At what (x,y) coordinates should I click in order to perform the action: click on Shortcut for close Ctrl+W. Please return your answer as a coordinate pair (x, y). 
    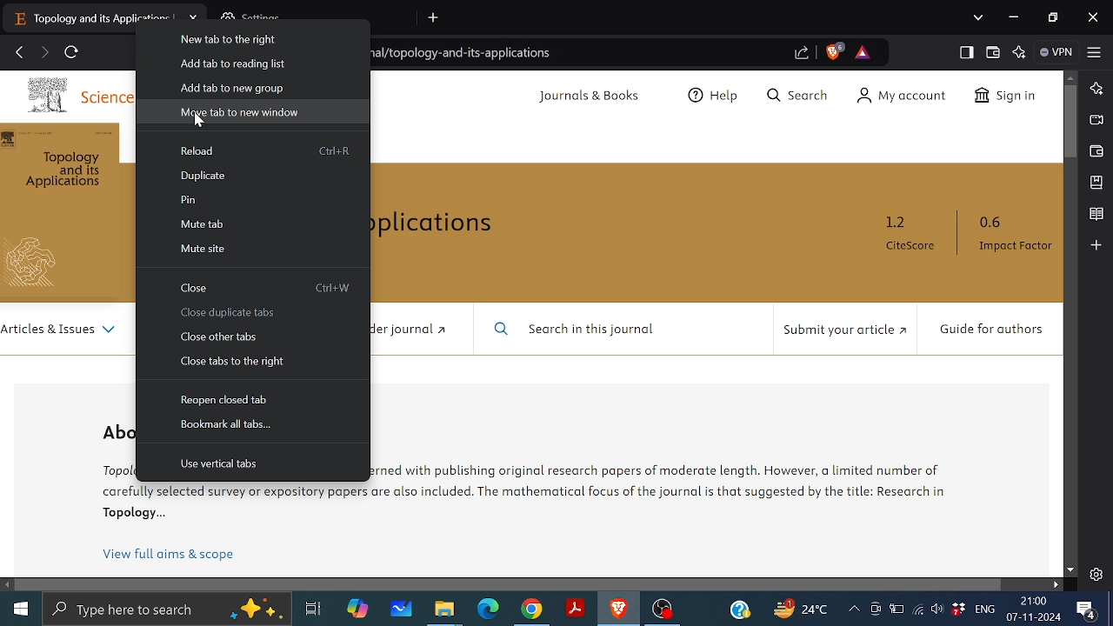
    Looking at the image, I should click on (335, 288).